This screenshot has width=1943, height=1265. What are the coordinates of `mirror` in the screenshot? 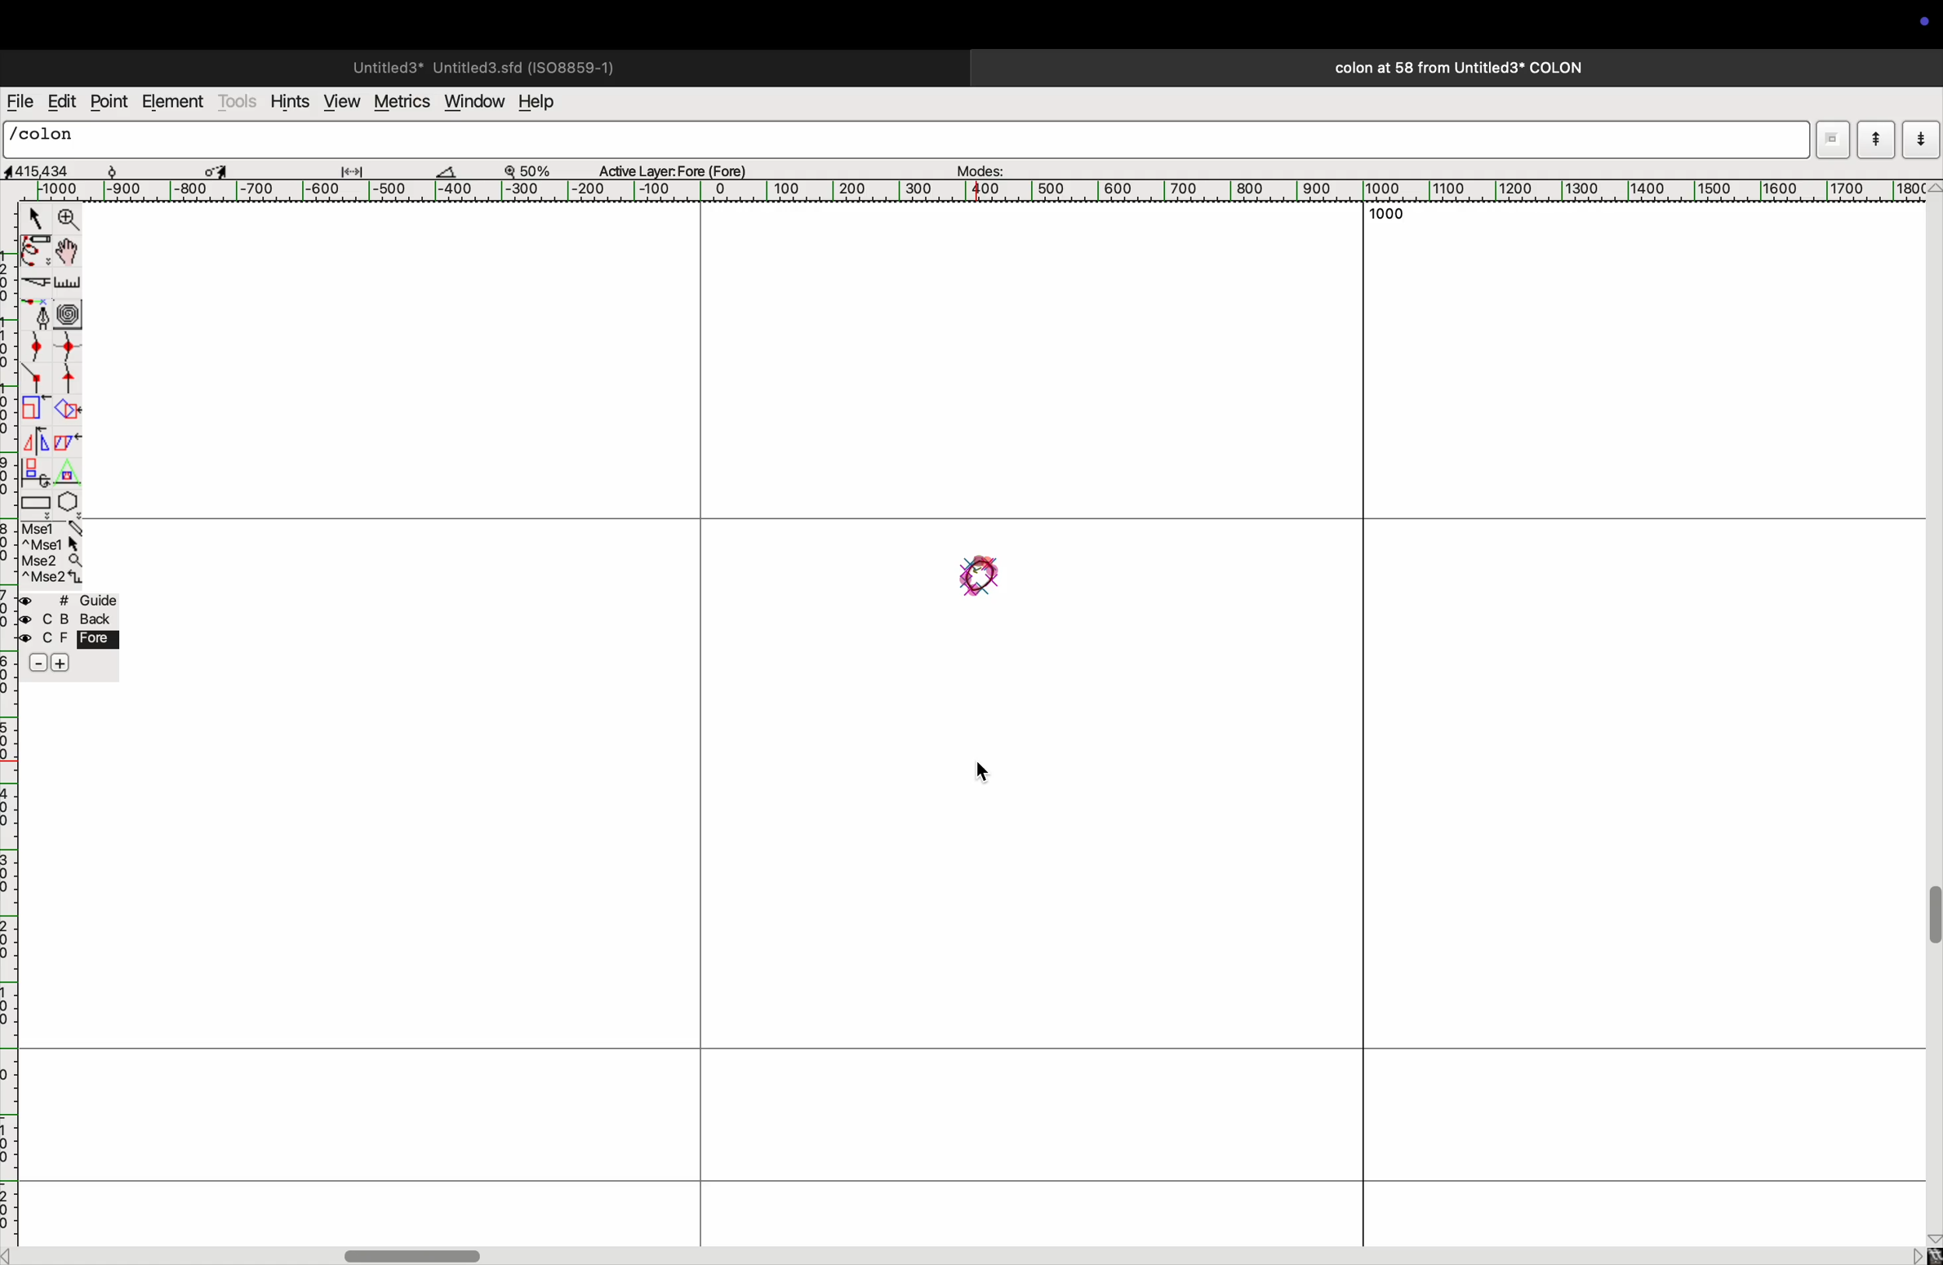 It's located at (39, 441).